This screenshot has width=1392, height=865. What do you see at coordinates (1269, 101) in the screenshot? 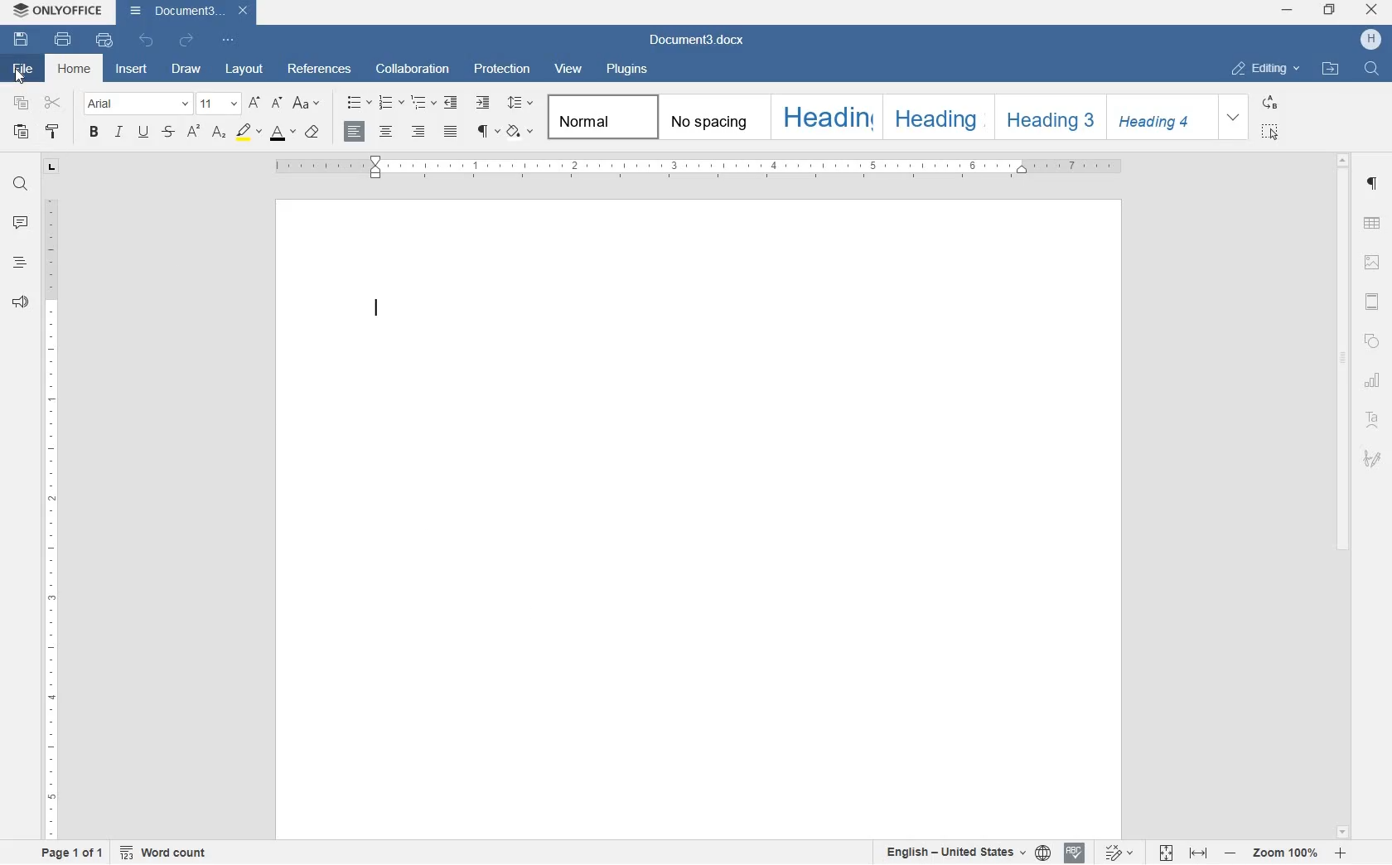
I see `replace` at bounding box center [1269, 101].